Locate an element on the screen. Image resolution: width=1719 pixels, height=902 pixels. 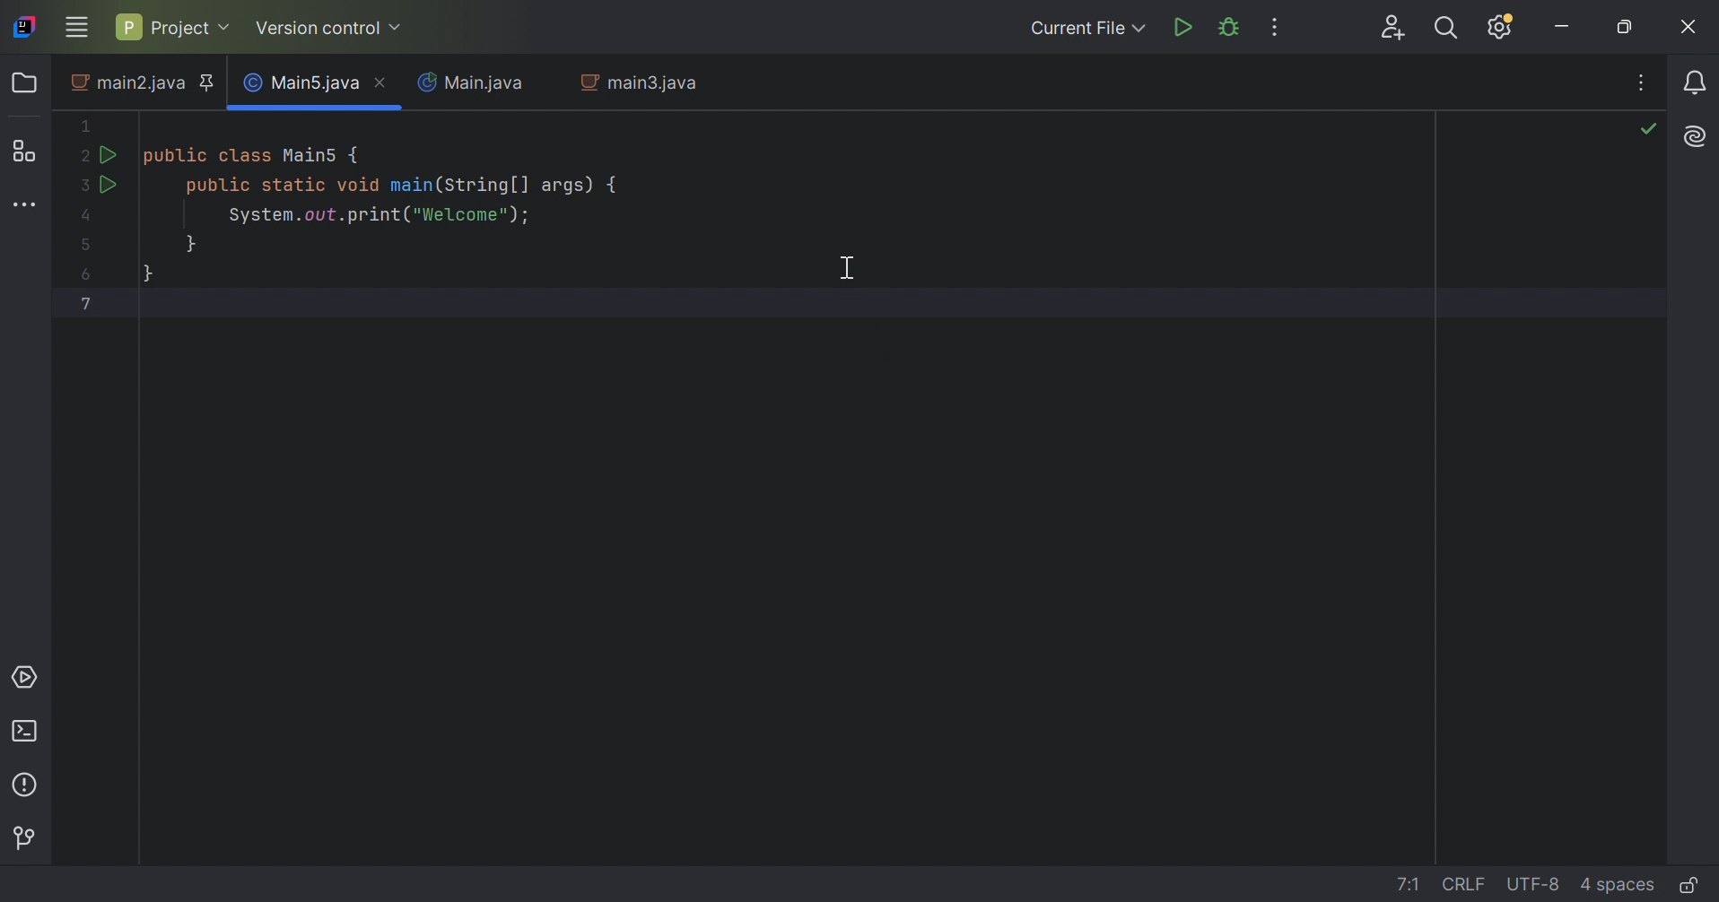
1 is located at coordinates (86, 126).